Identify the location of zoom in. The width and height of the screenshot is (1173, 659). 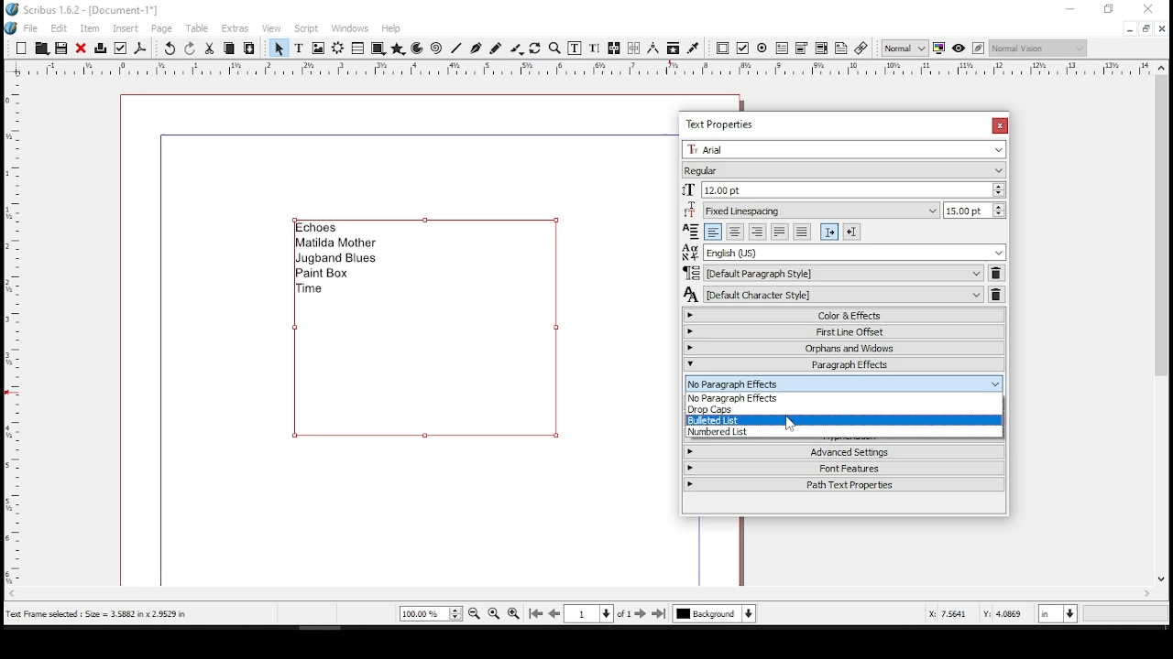
(512, 615).